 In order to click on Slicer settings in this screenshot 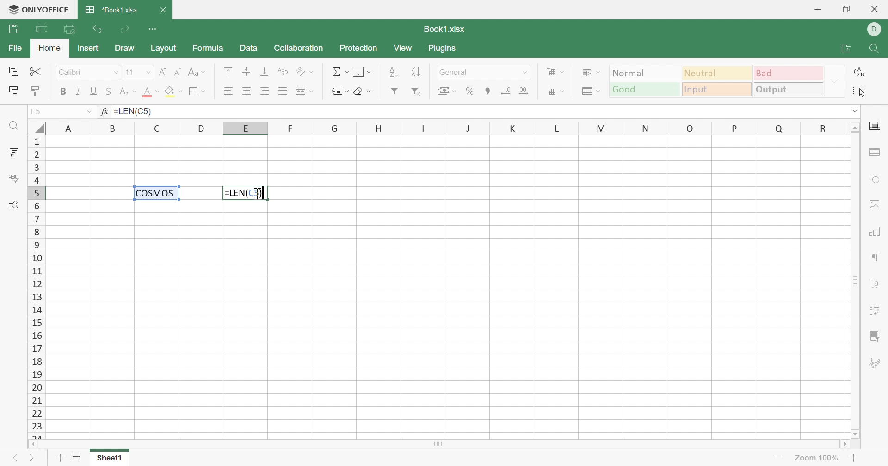, I will do `click(876, 337)`.